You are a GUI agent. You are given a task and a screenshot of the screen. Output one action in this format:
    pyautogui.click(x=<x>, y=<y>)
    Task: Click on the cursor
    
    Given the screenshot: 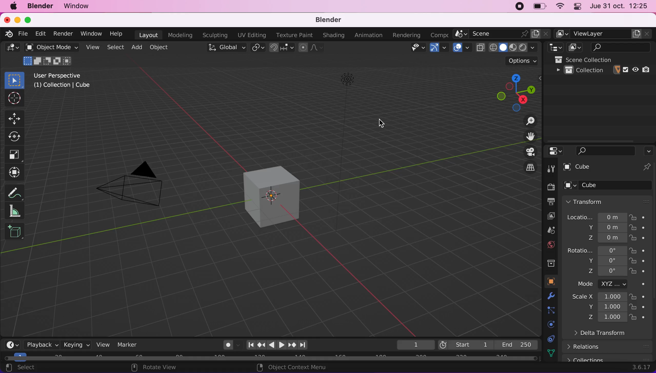 What is the action you would take?
    pyautogui.click(x=382, y=125)
    